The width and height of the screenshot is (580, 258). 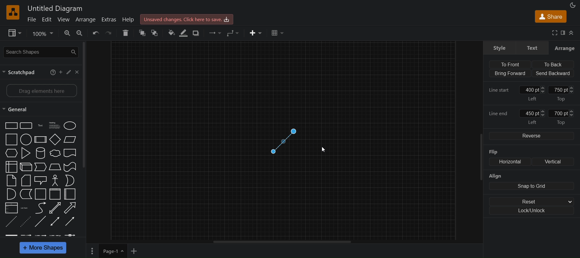 I want to click on fullscreen, so click(x=556, y=33).